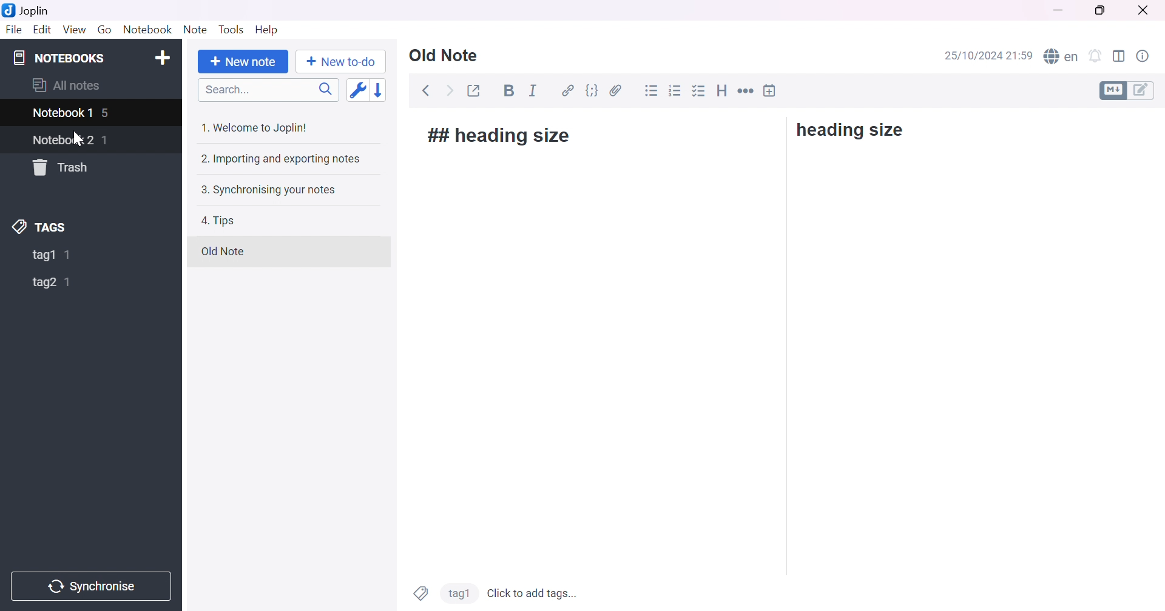 This screenshot has width=1165, height=611. Describe the element at coordinates (45, 282) in the screenshot. I see `tag2` at that location.